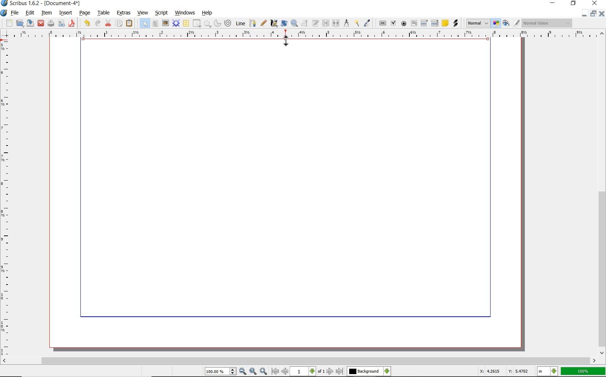 This screenshot has height=377, width=606. What do you see at coordinates (98, 23) in the screenshot?
I see `redo` at bounding box center [98, 23].